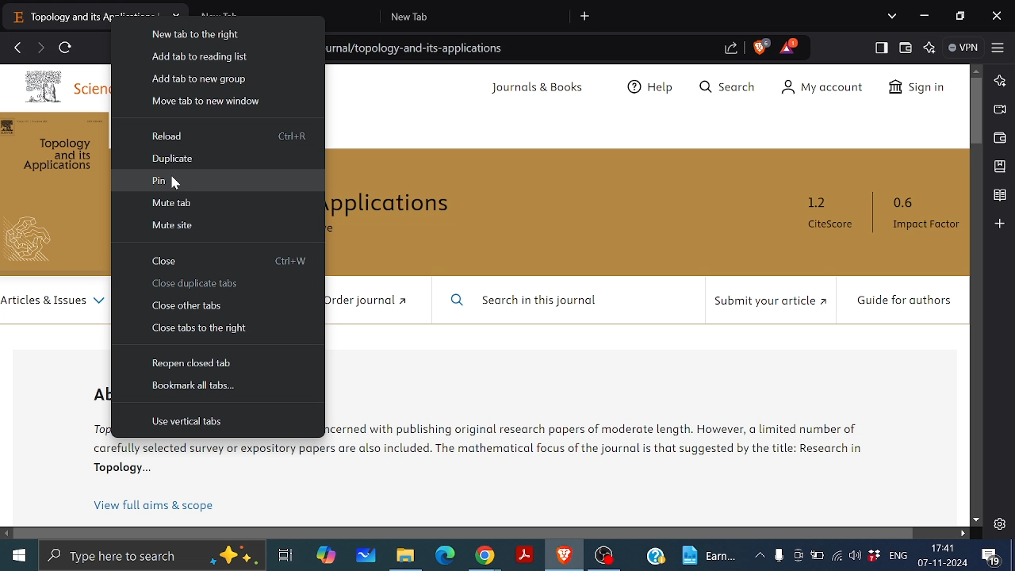 The width and height of the screenshot is (1015, 571). I want to click on cursor, so click(176, 180).